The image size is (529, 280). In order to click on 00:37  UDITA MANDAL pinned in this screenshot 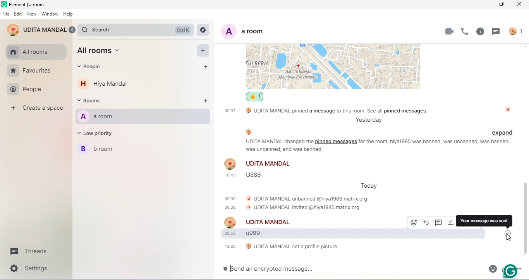, I will do `click(265, 111)`.